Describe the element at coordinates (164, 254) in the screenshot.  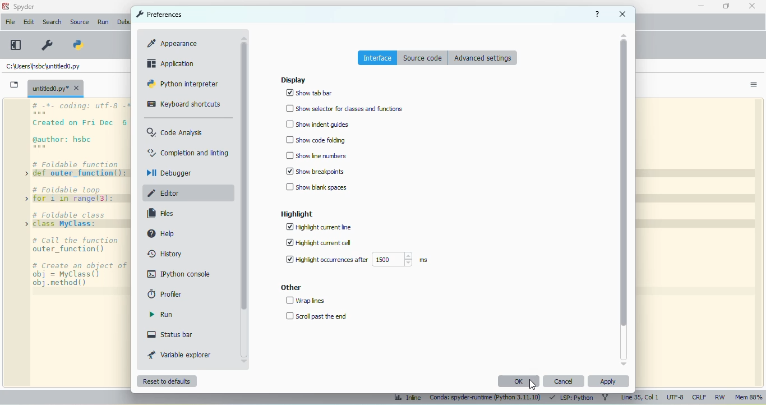
I see `history` at that location.